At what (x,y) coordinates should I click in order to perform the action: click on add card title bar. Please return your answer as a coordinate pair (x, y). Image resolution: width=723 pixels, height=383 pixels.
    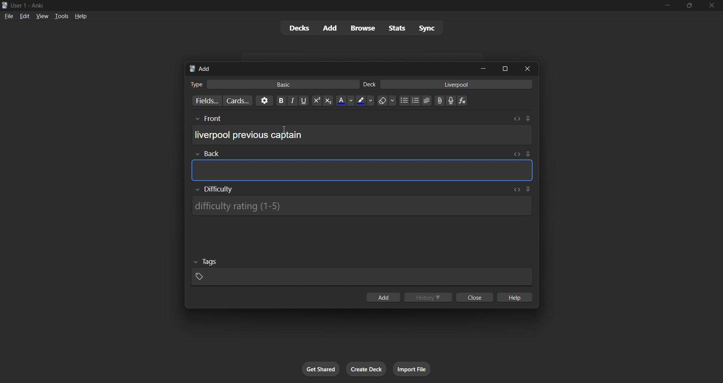
    Looking at the image, I should click on (329, 67).